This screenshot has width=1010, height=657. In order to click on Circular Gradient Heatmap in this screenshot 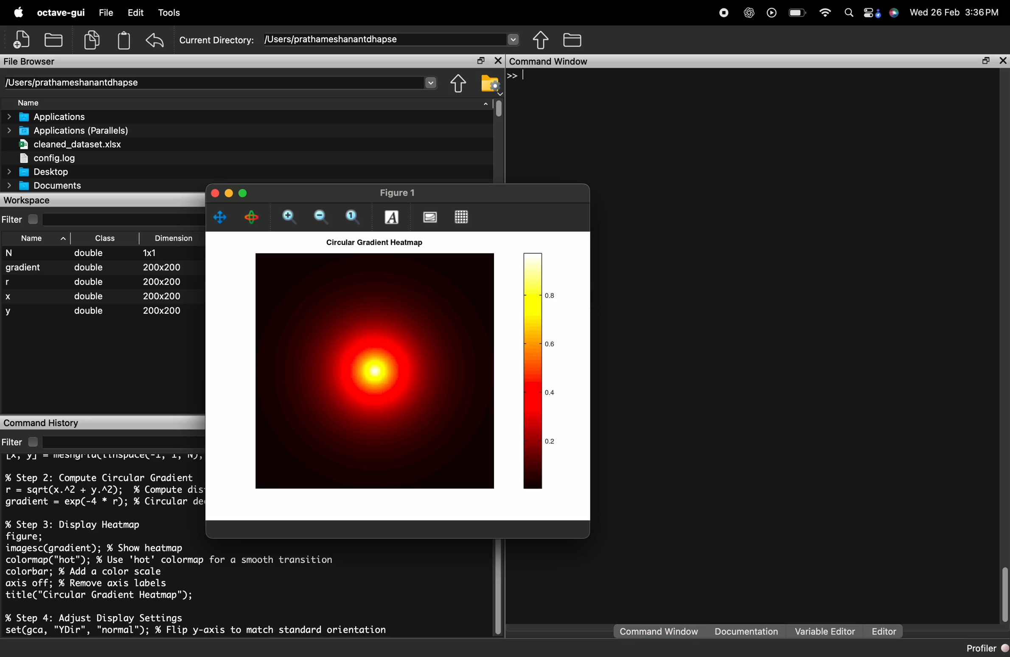, I will do `click(373, 243)`.